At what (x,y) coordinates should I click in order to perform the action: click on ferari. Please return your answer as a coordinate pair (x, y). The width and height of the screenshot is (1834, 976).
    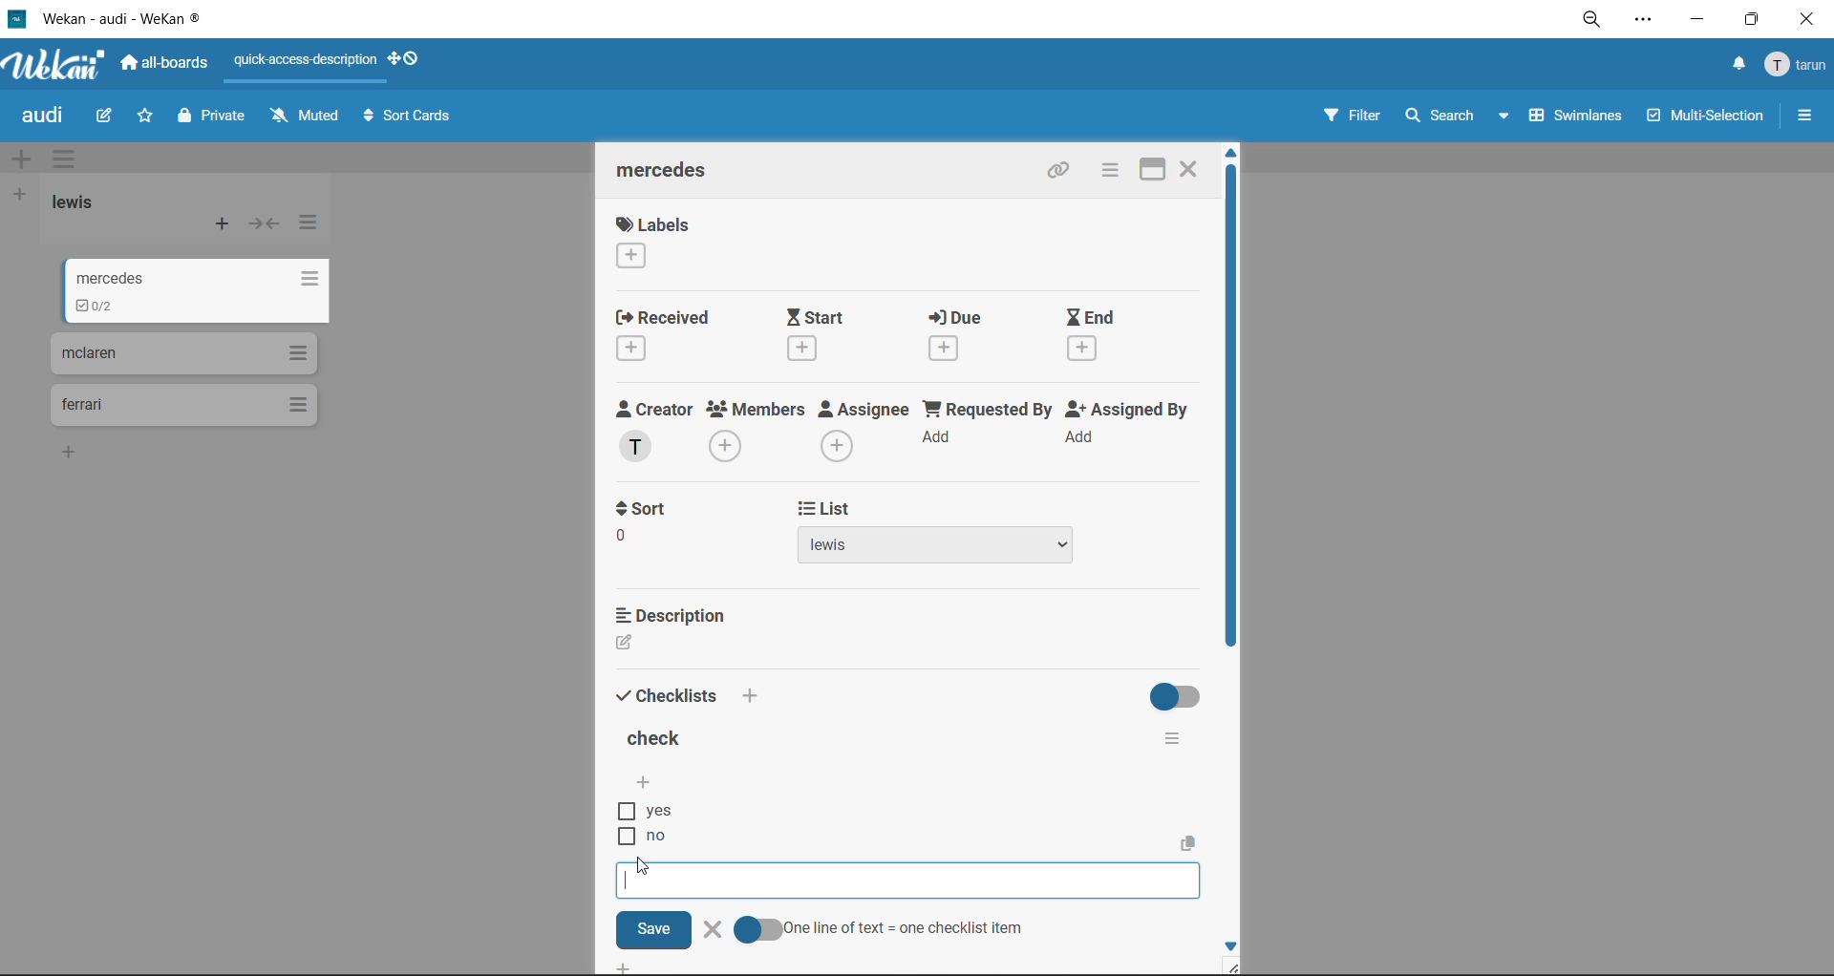
    Looking at the image, I should click on (84, 406).